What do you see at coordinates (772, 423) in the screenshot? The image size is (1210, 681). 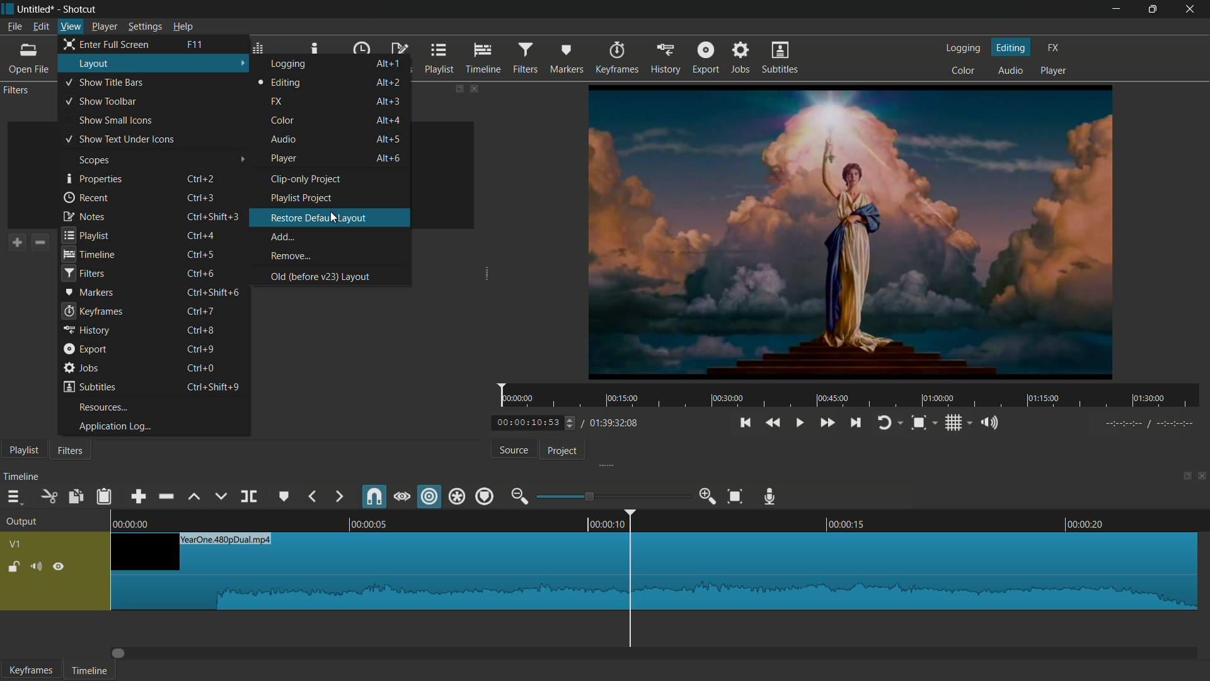 I see `quickly play backward` at bounding box center [772, 423].